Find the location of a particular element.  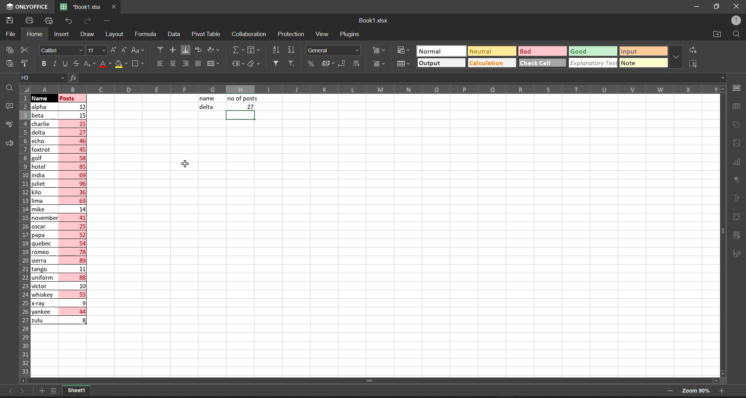

conditional formatting is located at coordinates (403, 50).